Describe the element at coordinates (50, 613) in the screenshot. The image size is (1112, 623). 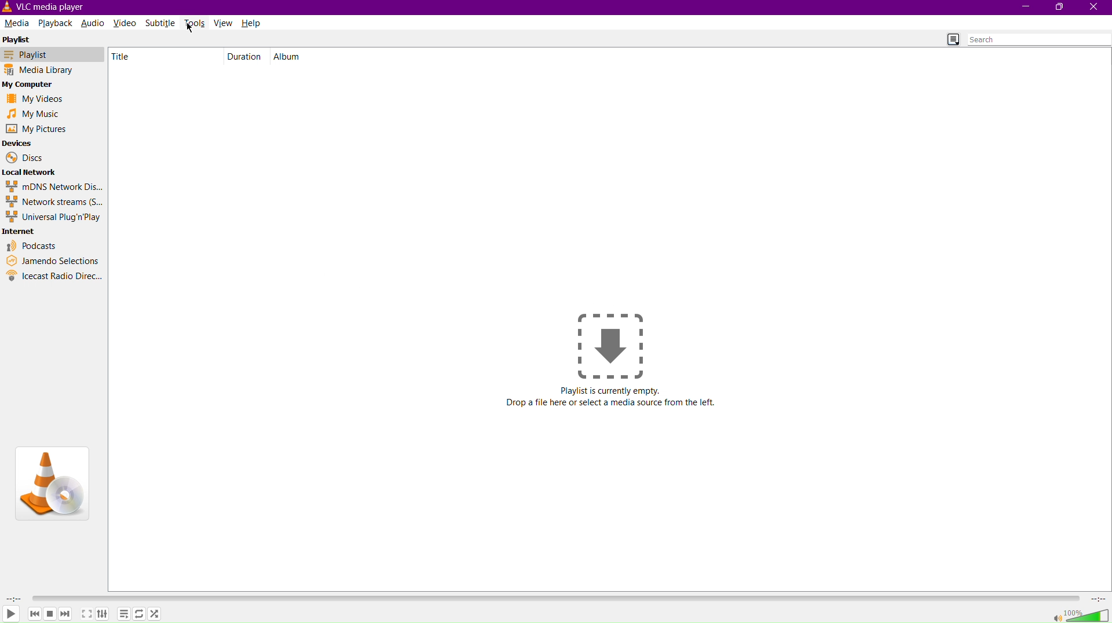
I see `Pause` at that location.